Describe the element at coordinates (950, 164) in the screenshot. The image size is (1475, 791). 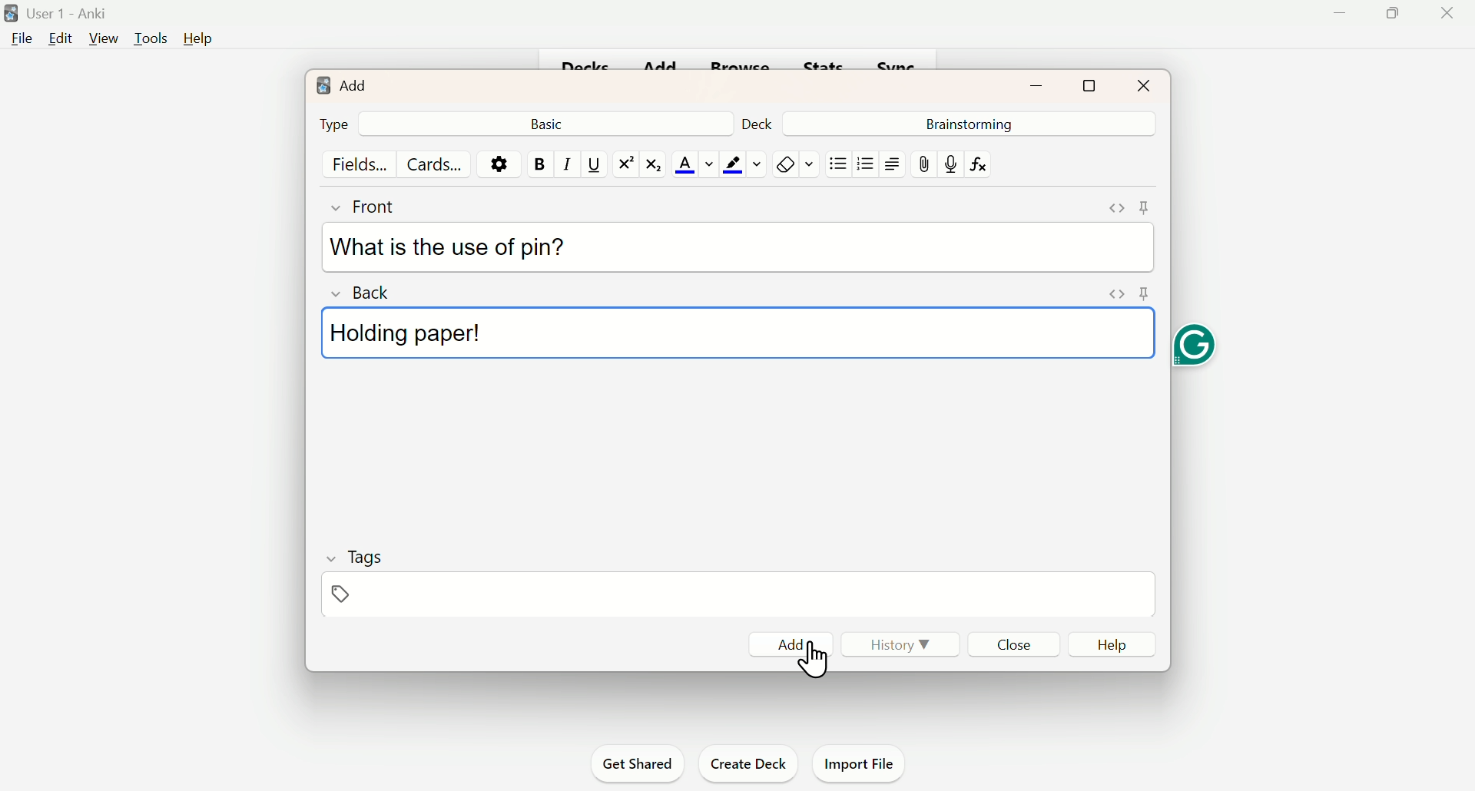
I see `mic` at that location.